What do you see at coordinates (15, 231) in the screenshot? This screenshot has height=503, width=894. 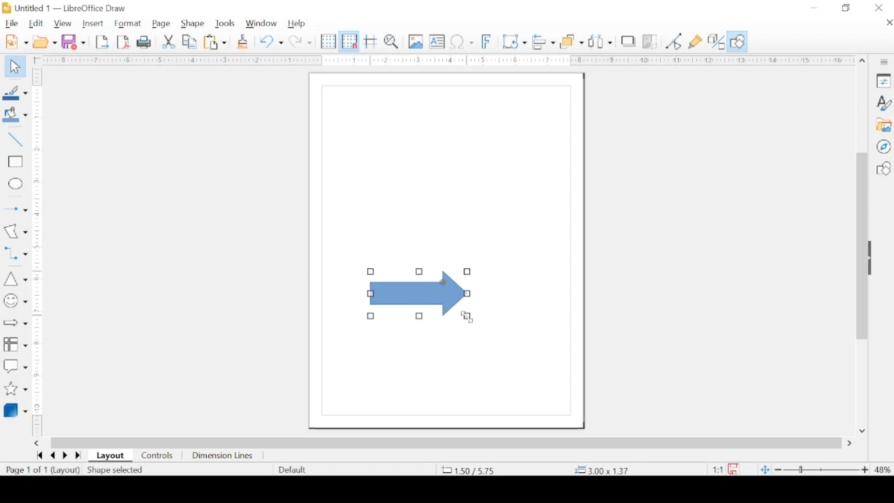 I see `insert curves & polygons` at bounding box center [15, 231].